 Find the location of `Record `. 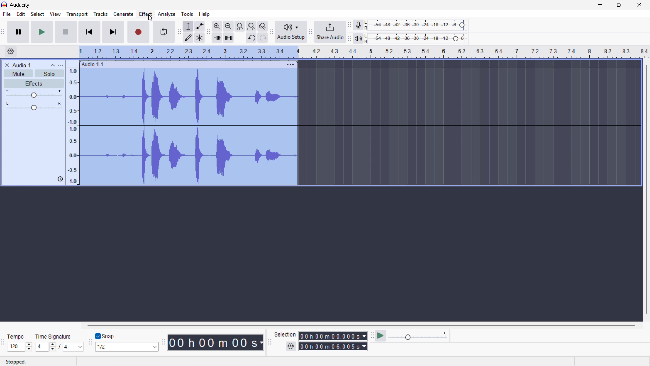

Record  is located at coordinates (138, 32).